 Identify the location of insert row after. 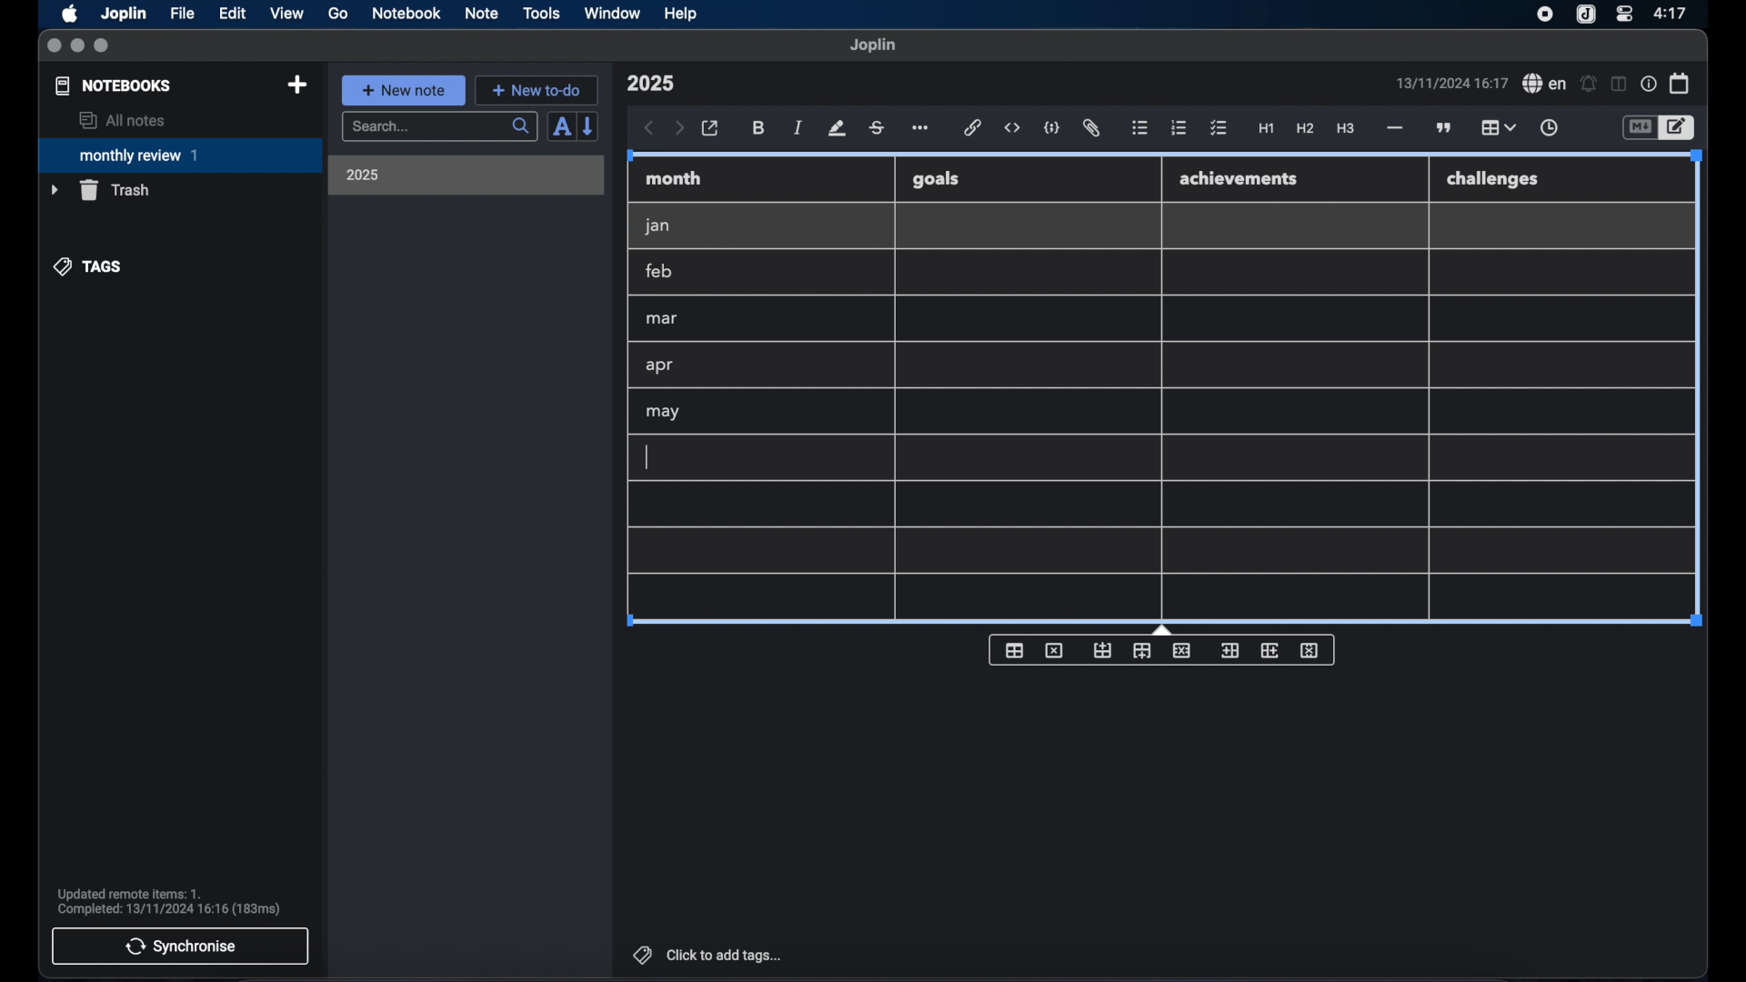
(1142, 651).